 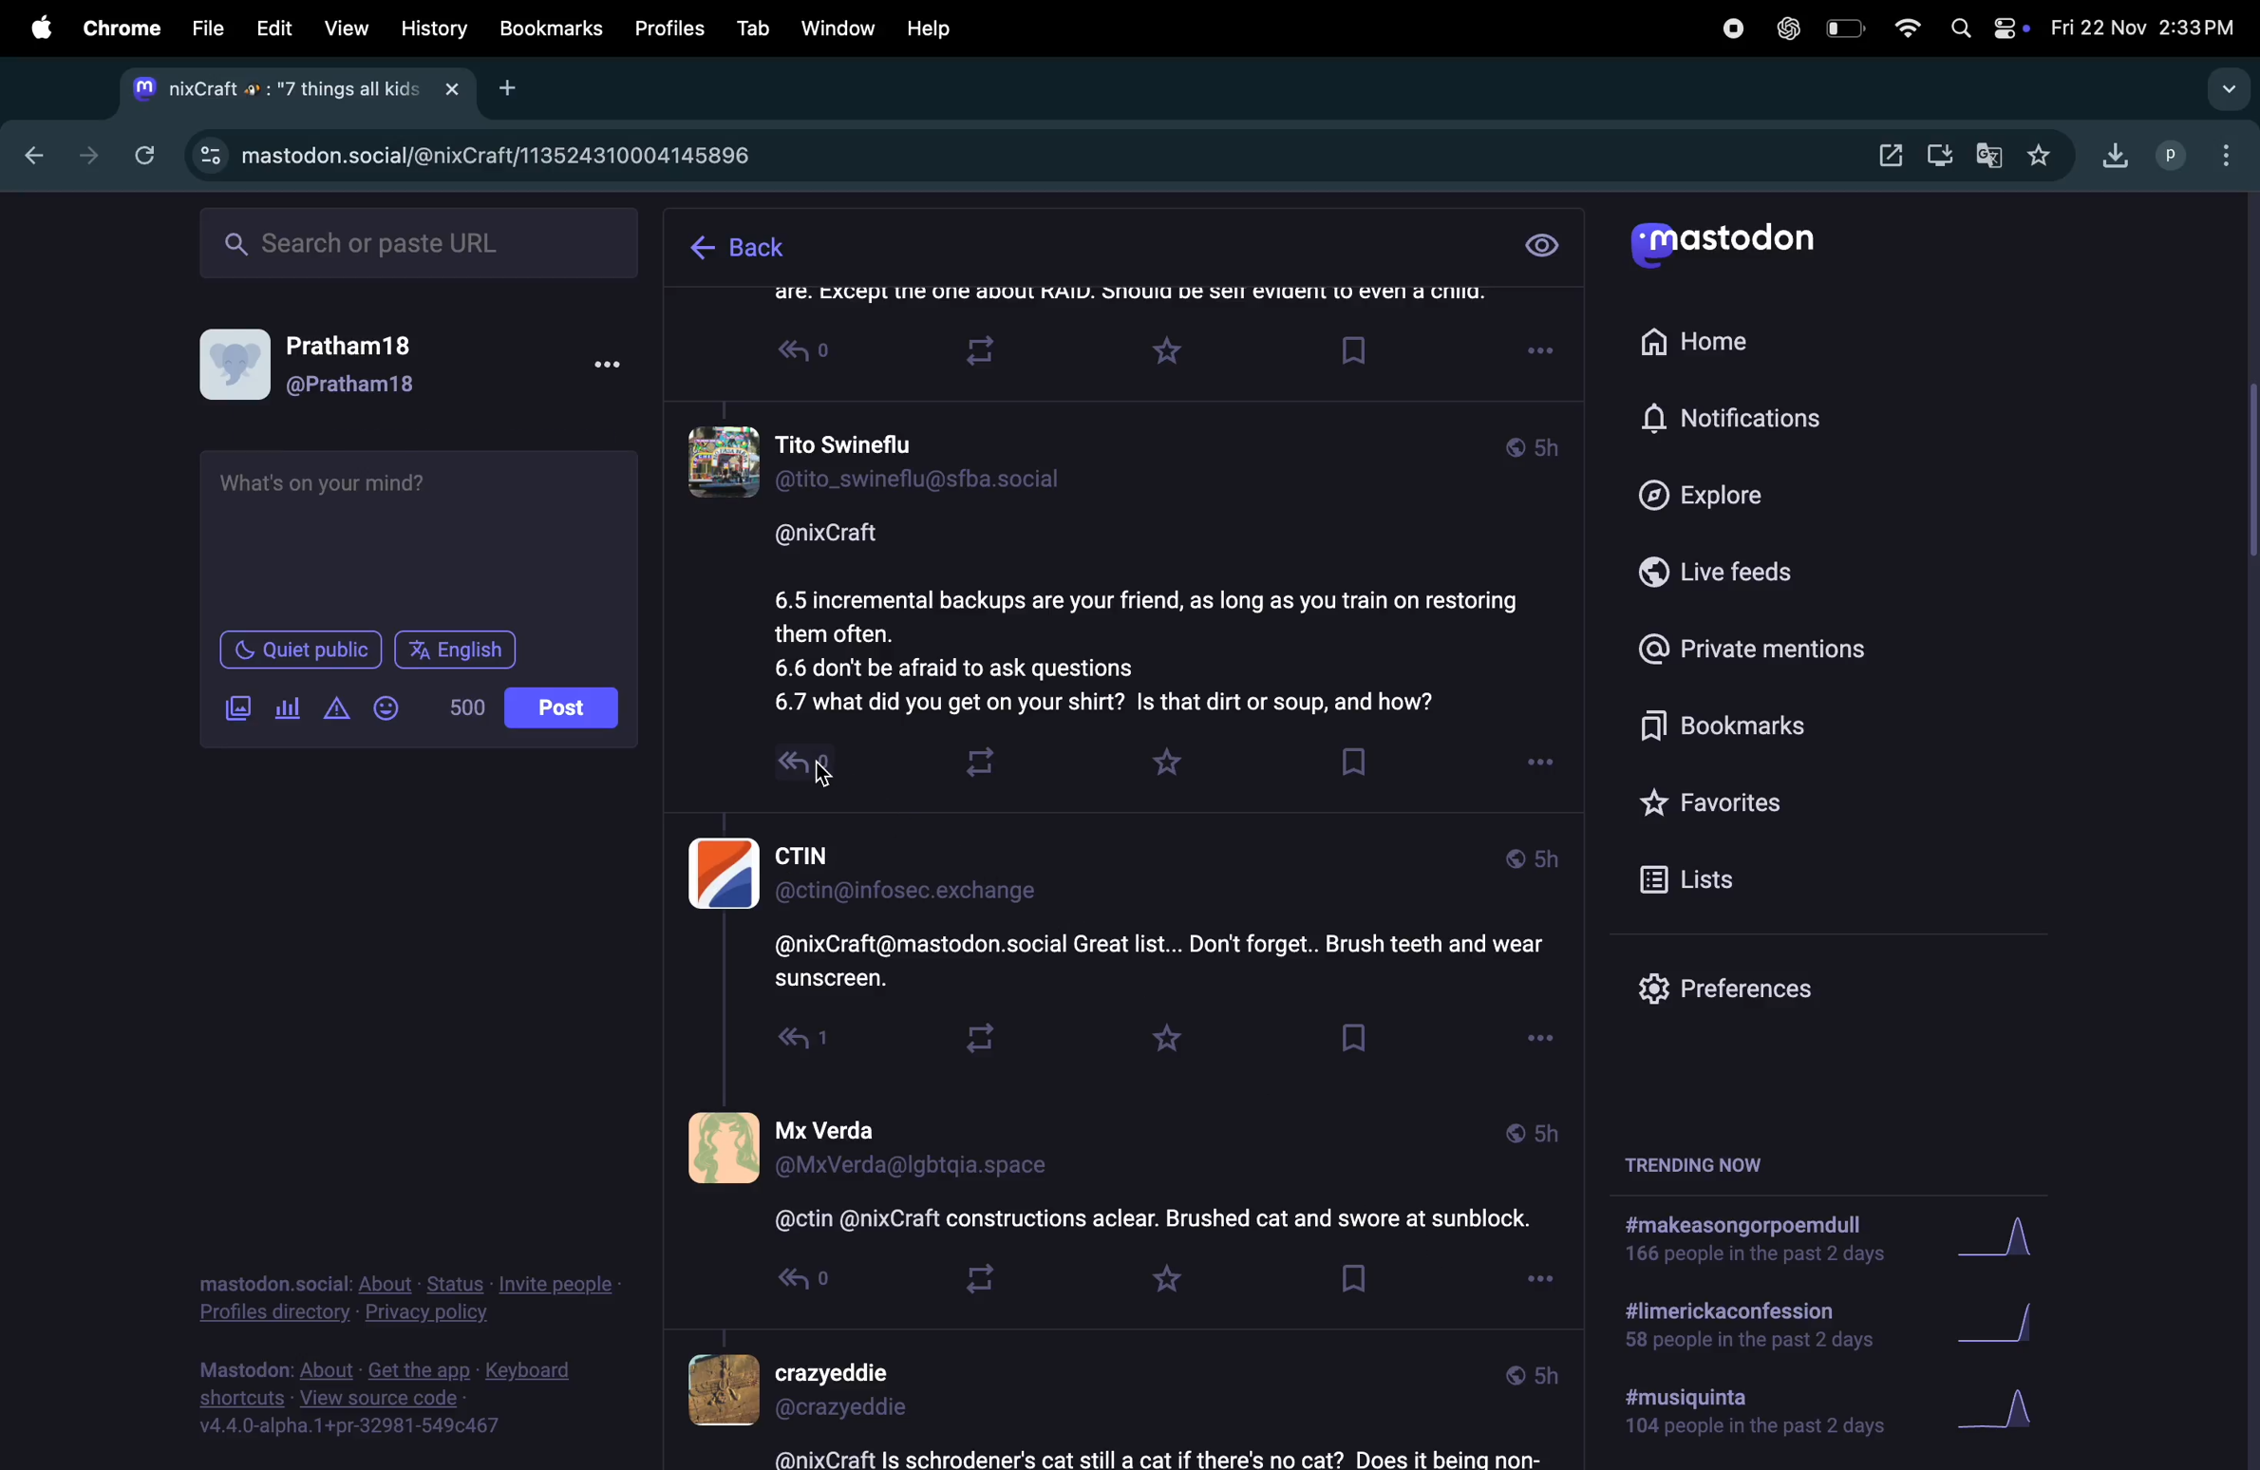 What do you see at coordinates (1709, 1166) in the screenshot?
I see `tending now` at bounding box center [1709, 1166].